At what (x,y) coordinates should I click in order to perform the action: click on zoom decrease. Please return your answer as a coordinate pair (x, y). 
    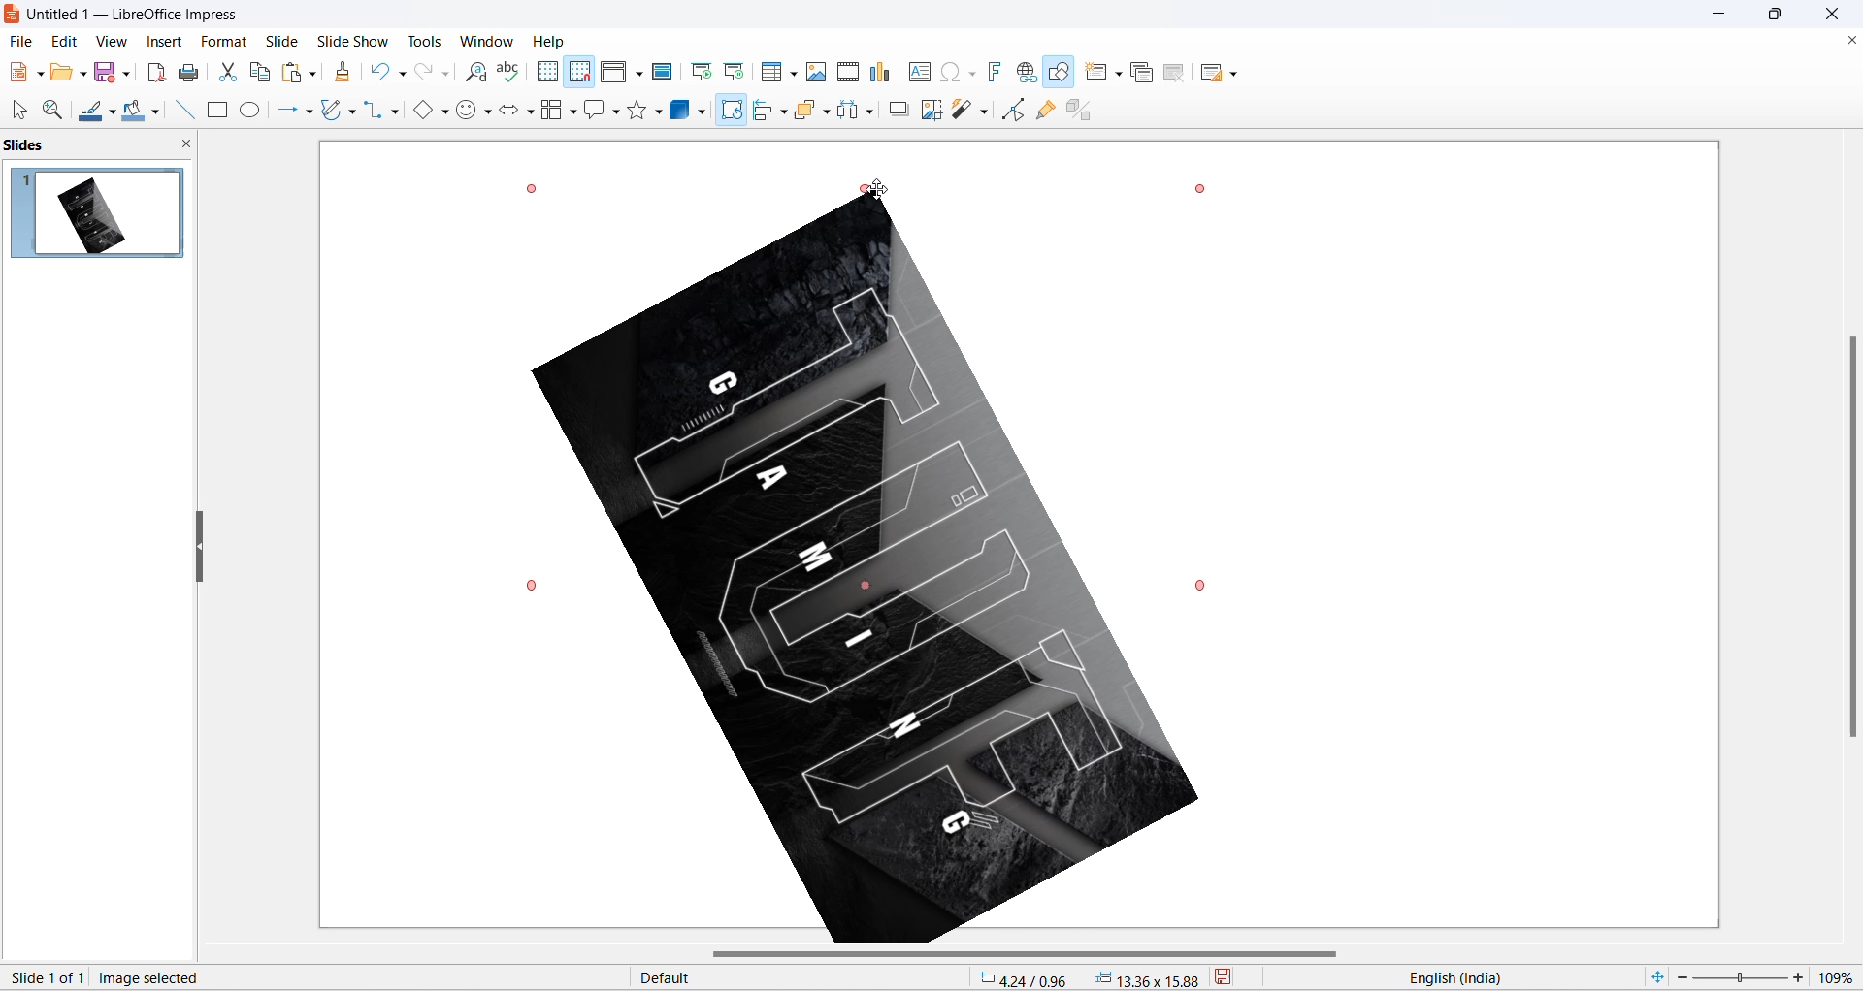
    Looking at the image, I should click on (1680, 979).